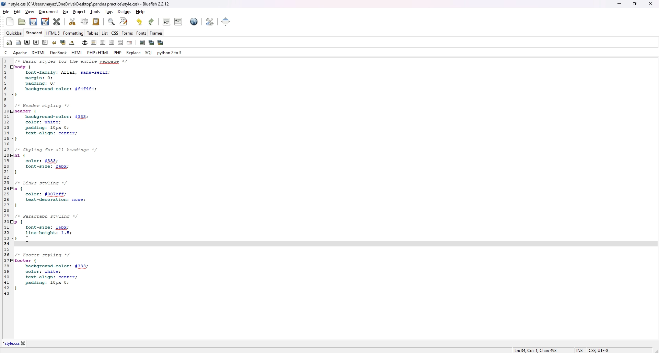 The width and height of the screenshot is (659, 353). I want to click on html, so click(77, 52).